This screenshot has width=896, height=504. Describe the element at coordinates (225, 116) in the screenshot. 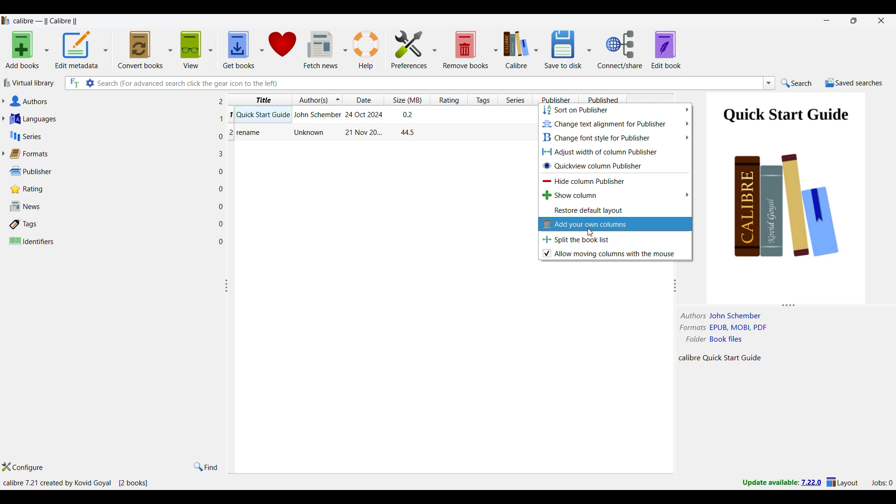

I see `1 1` at that location.